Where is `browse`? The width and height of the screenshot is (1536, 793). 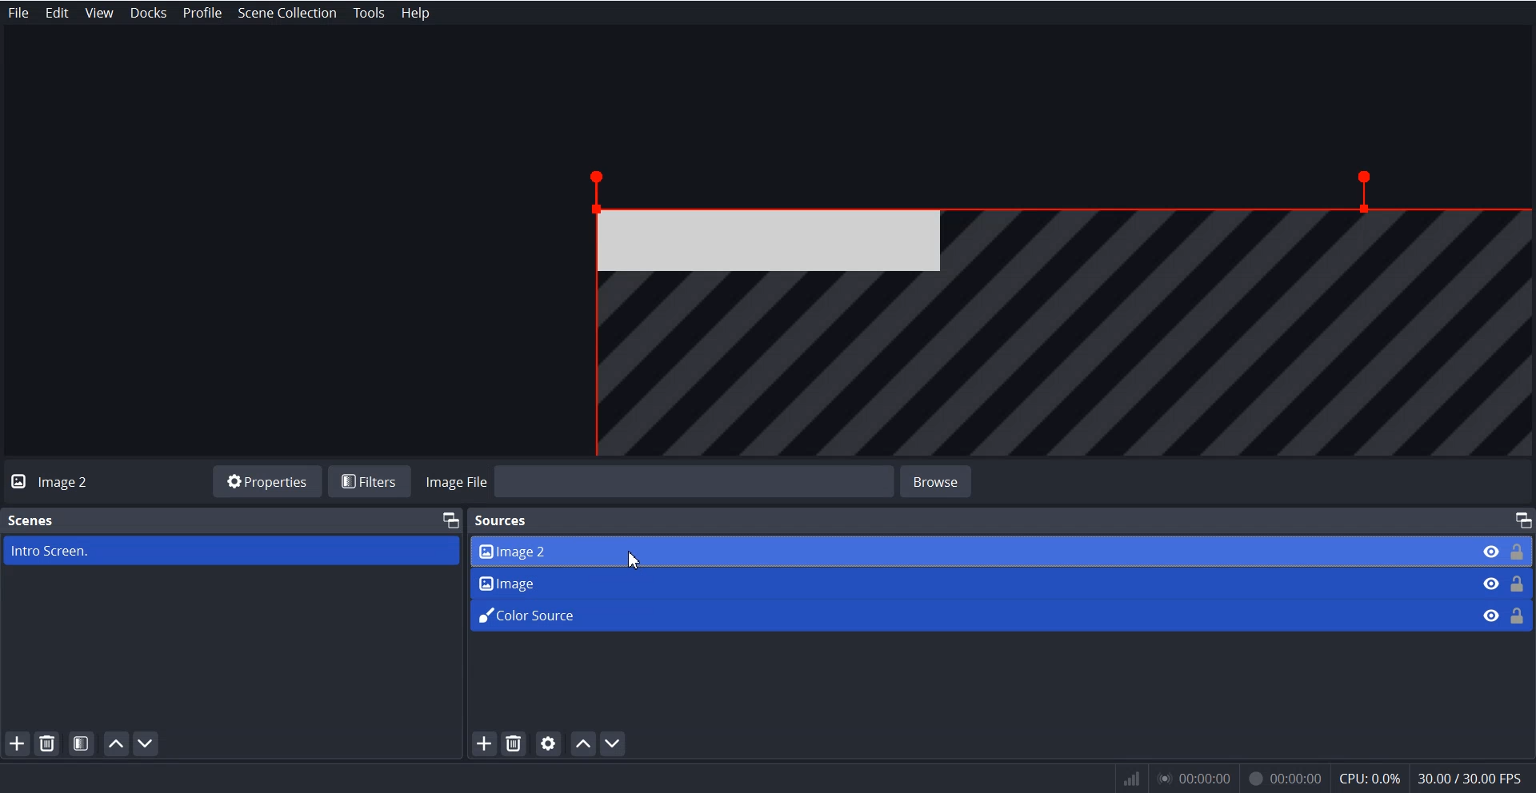 browse is located at coordinates (949, 480).